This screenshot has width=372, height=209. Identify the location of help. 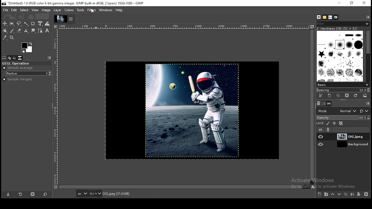
(119, 10).